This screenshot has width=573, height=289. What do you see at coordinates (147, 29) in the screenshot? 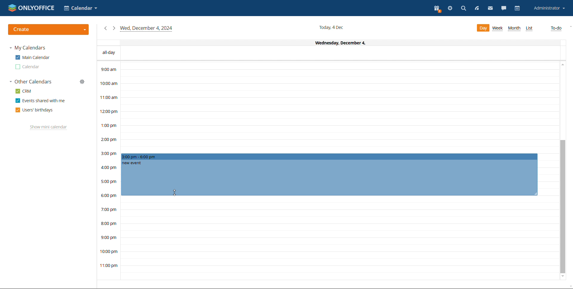
I see `today` at bounding box center [147, 29].